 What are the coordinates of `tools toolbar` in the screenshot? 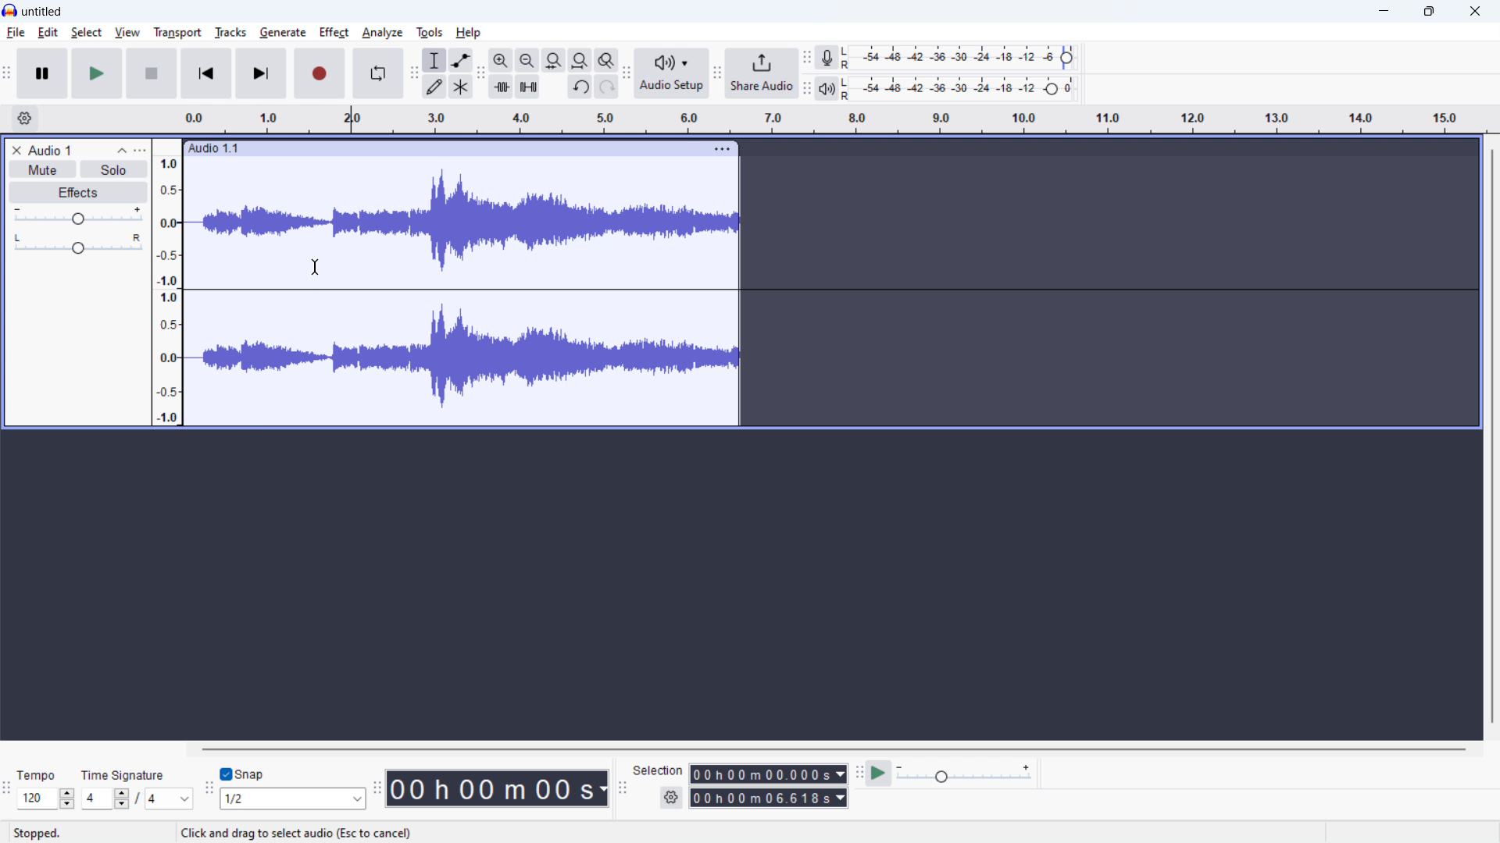 It's located at (413, 73).